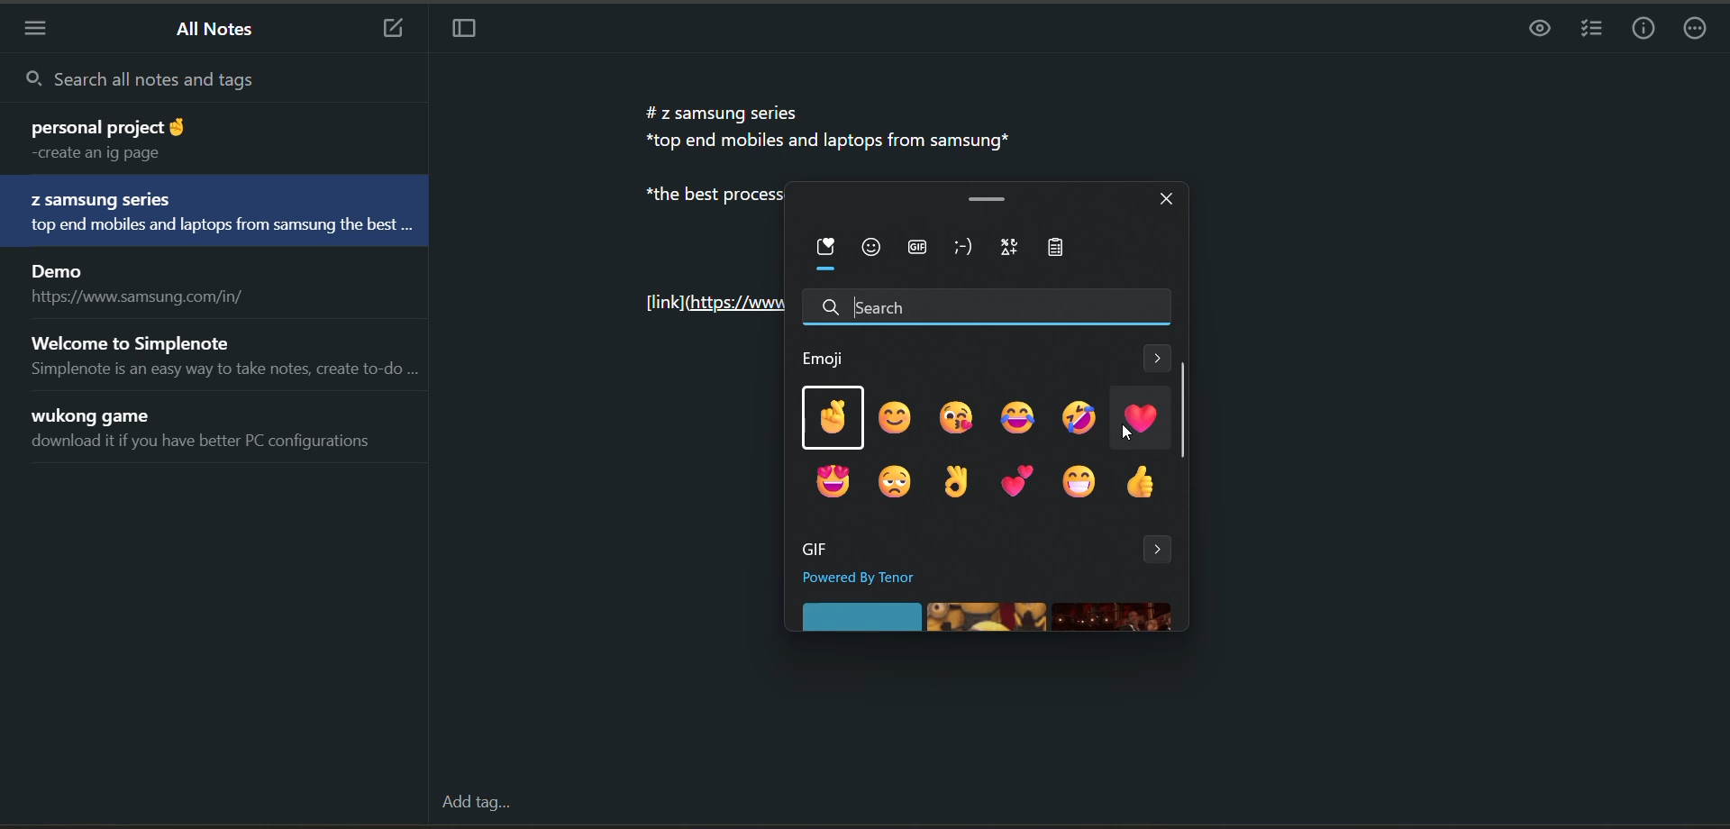  What do you see at coordinates (1183, 411) in the screenshot?
I see `vertical scroll bar` at bounding box center [1183, 411].